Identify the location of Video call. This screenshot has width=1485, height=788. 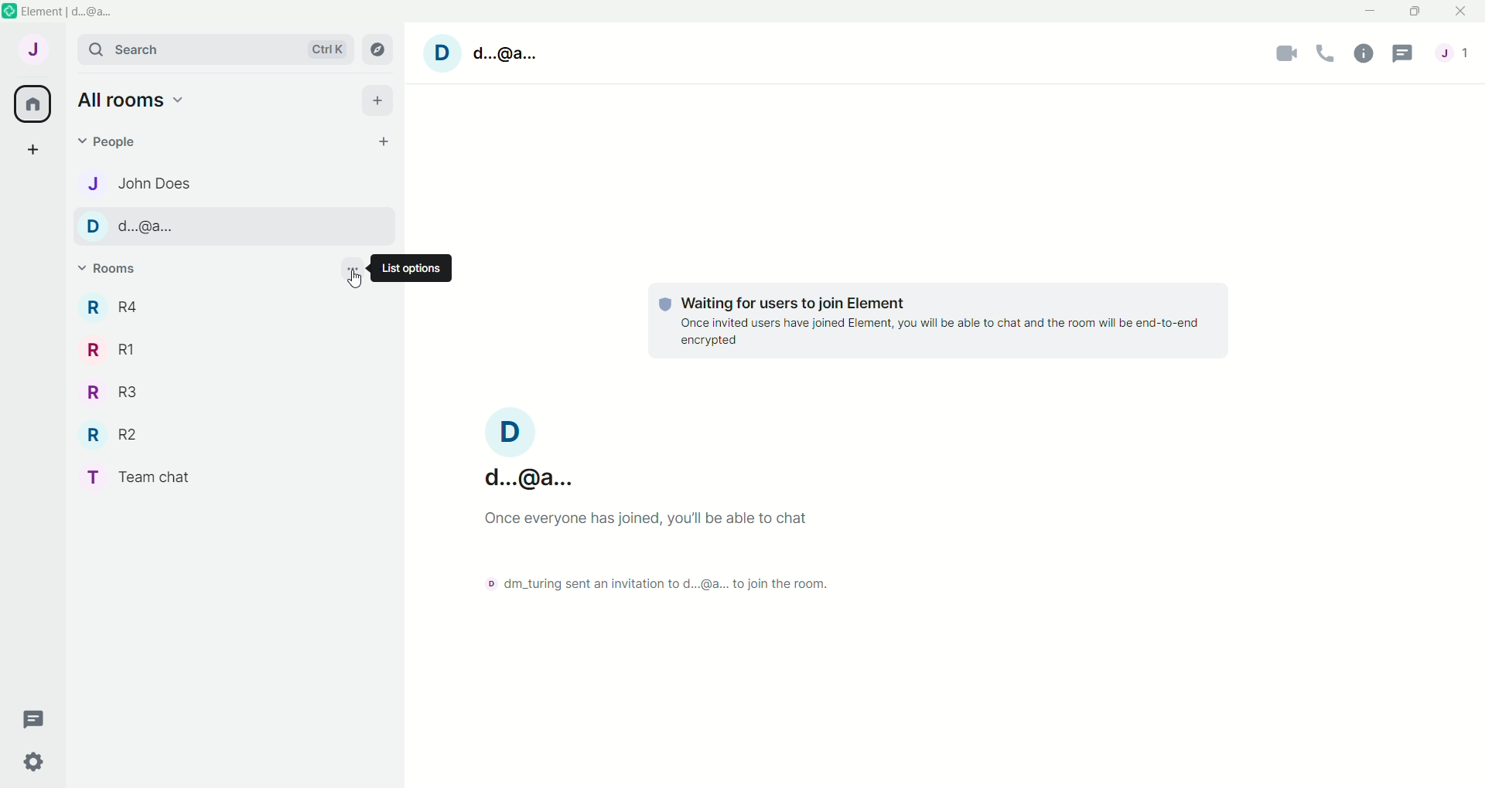
(1286, 51).